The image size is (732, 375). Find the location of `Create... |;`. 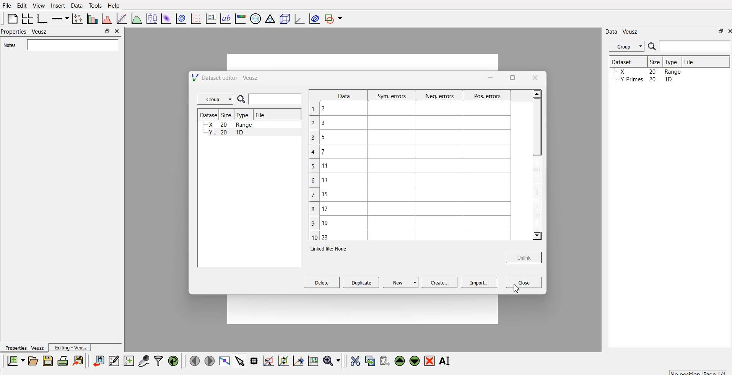

Create... |; is located at coordinates (437, 283).